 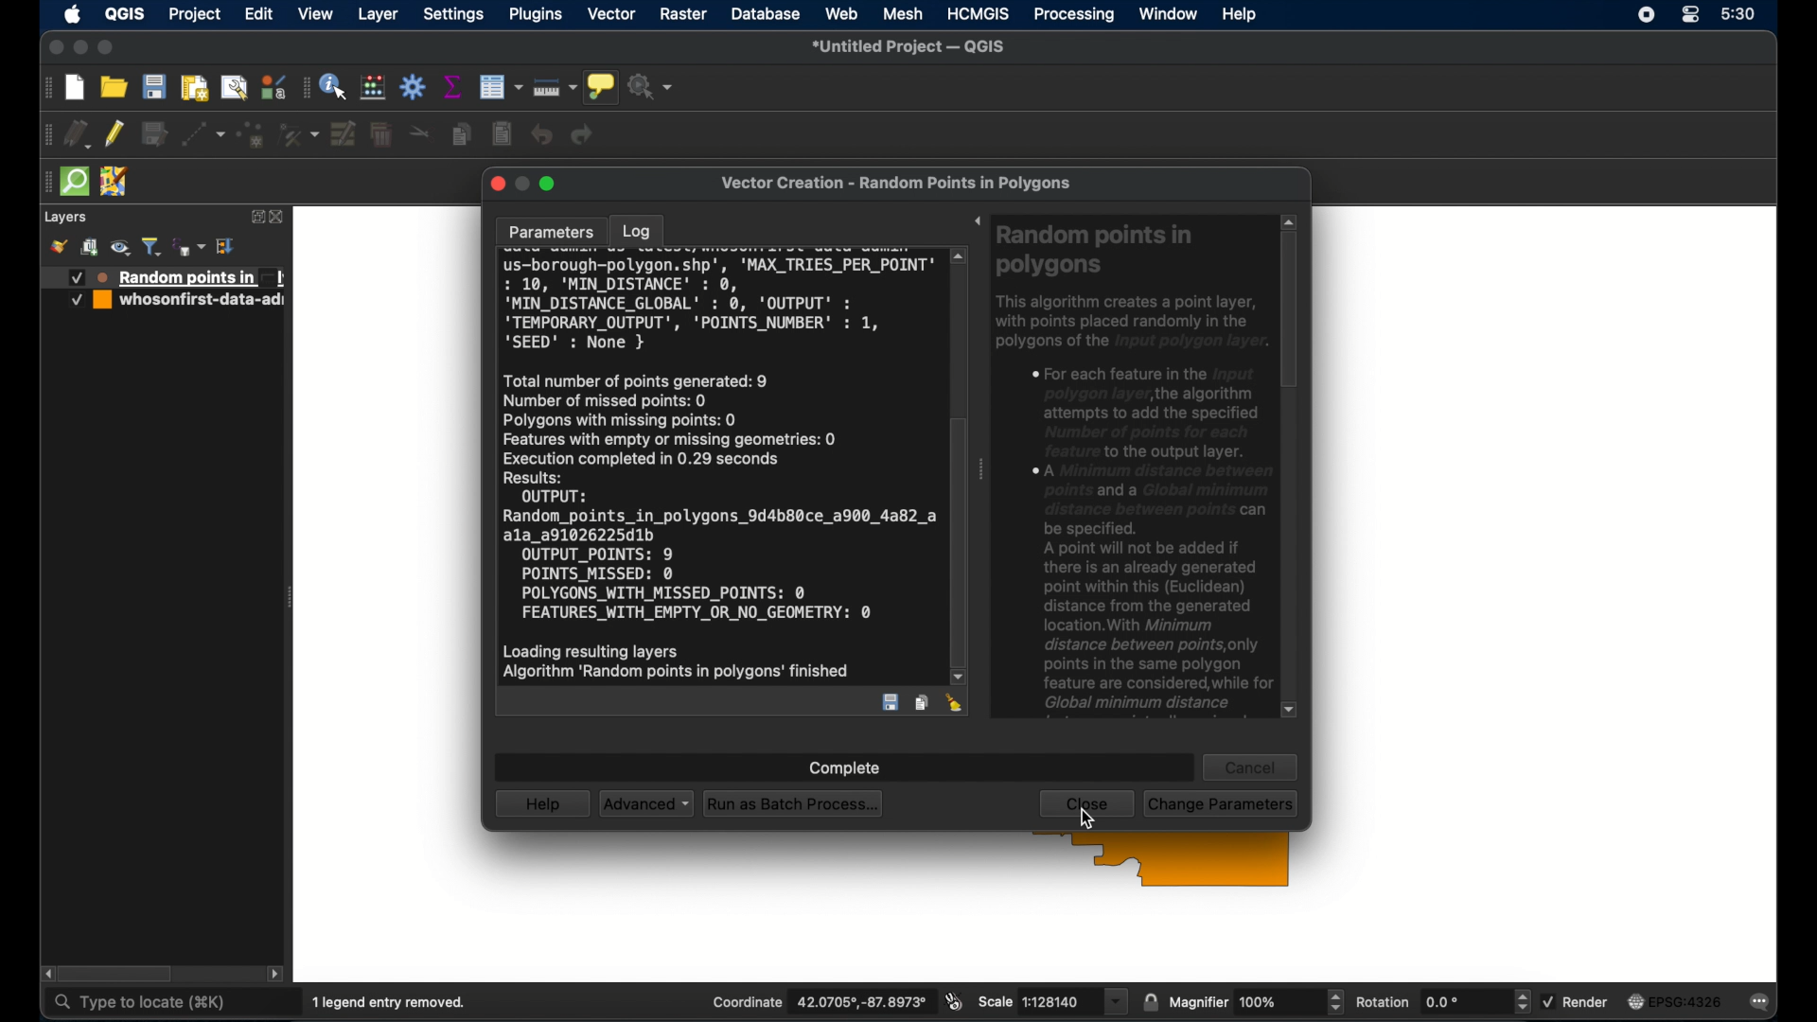 What do you see at coordinates (847, 768) in the screenshot?
I see `complete` at bounding box center [847, 768].